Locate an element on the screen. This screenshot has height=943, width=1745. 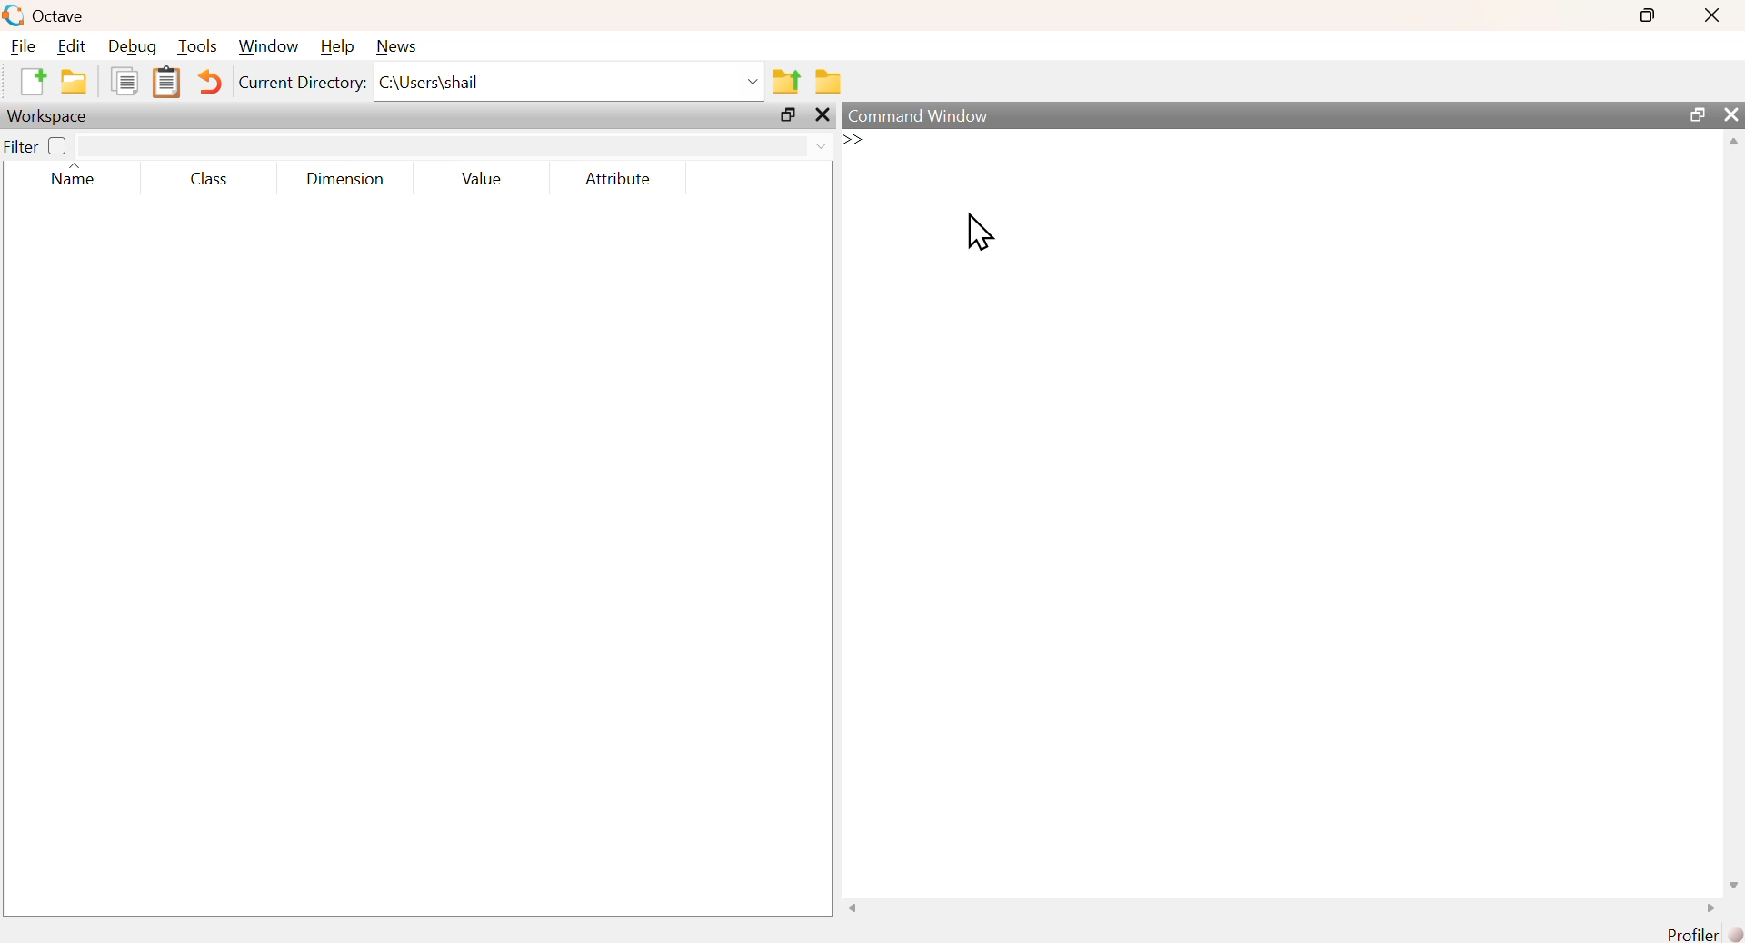
scrollbar is located at coordinates (1281, 910).